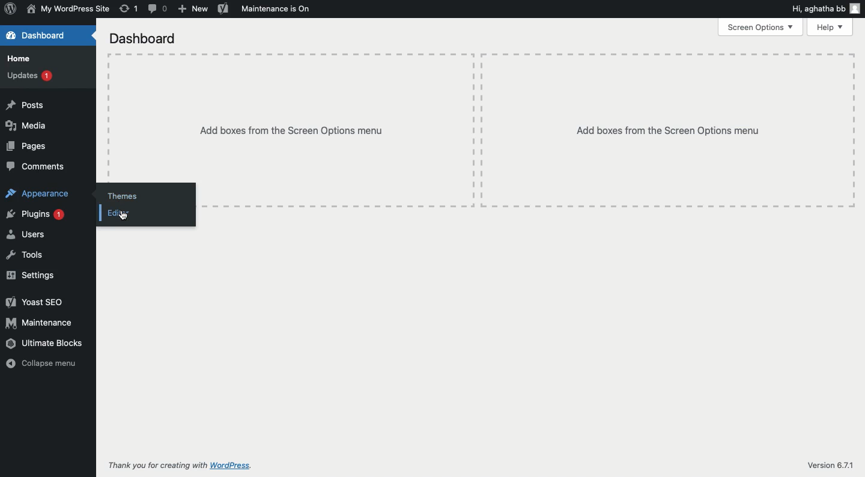 Image resolution: width=865 pixels, height=477 pixels. What do you see at coordinates (124, 216) in the screenshot?
I see `cursor` at bounding box center [124, 216].